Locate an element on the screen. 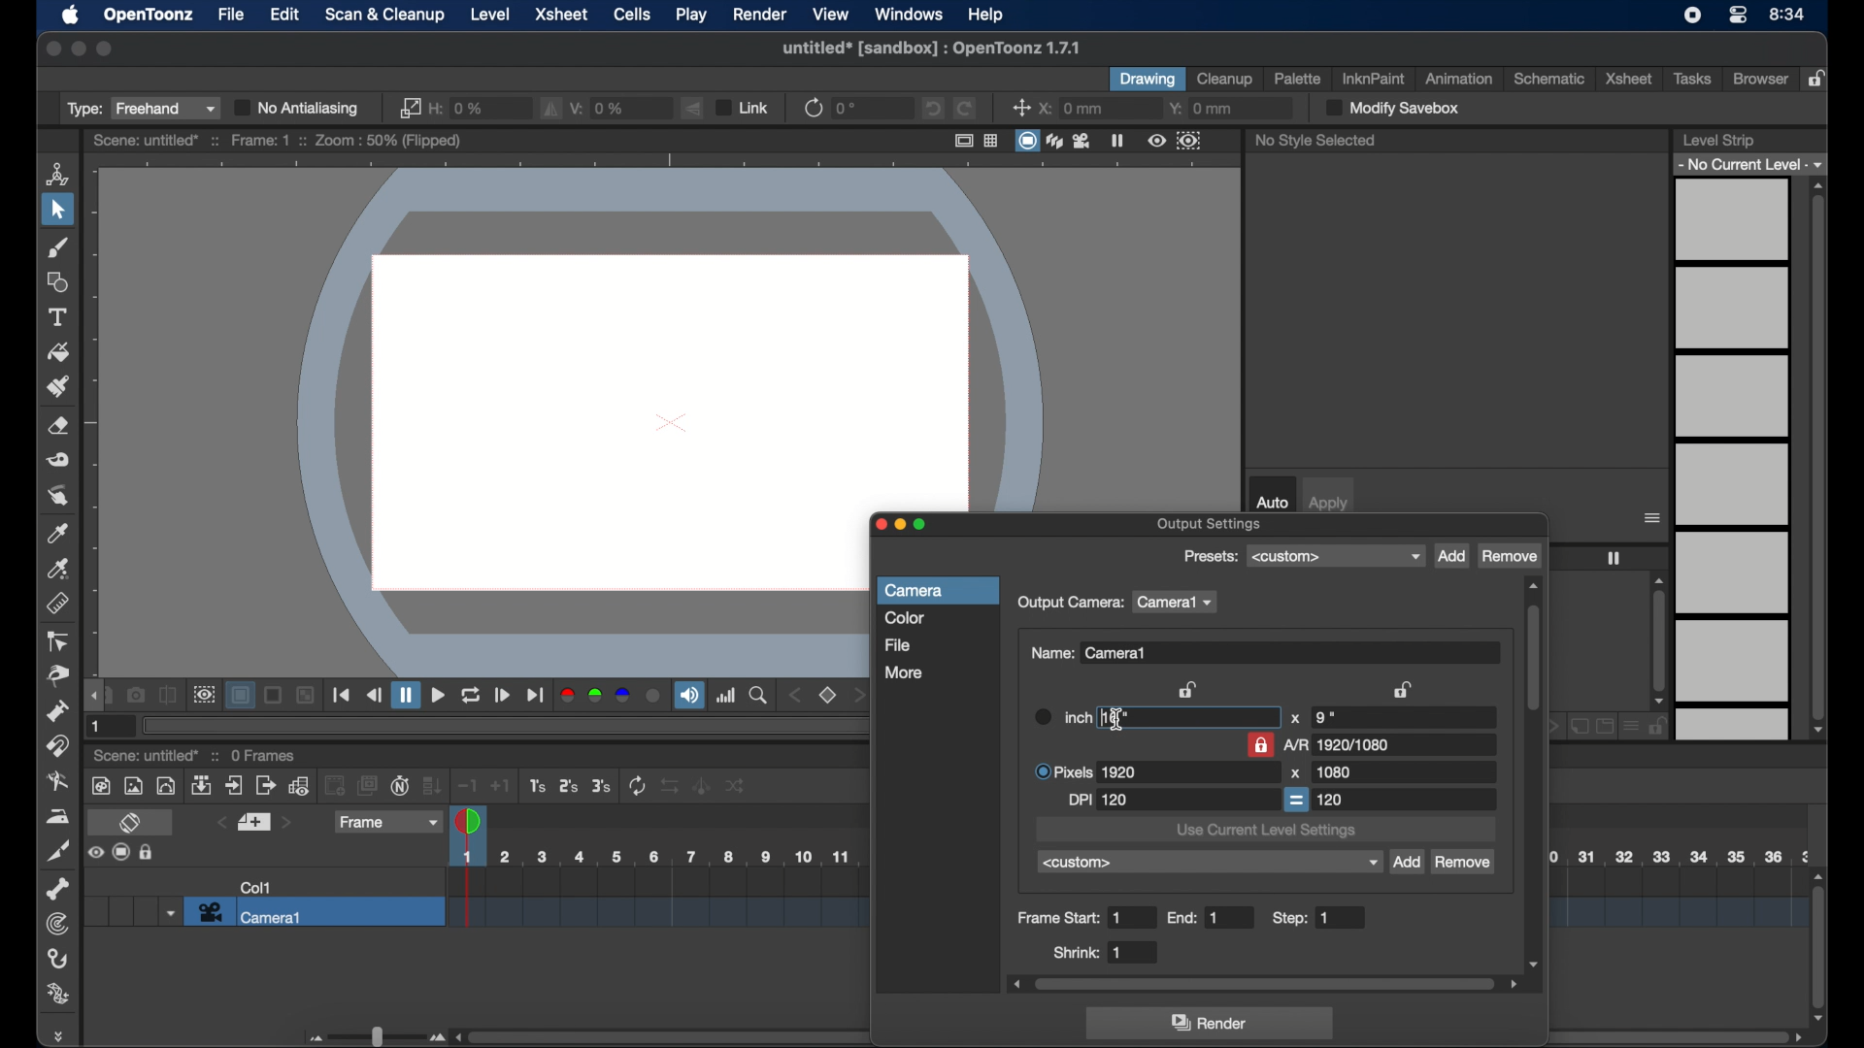 The height and width of the screenshot is (1048, 1864). slider is located at coordinates (374, 1036).